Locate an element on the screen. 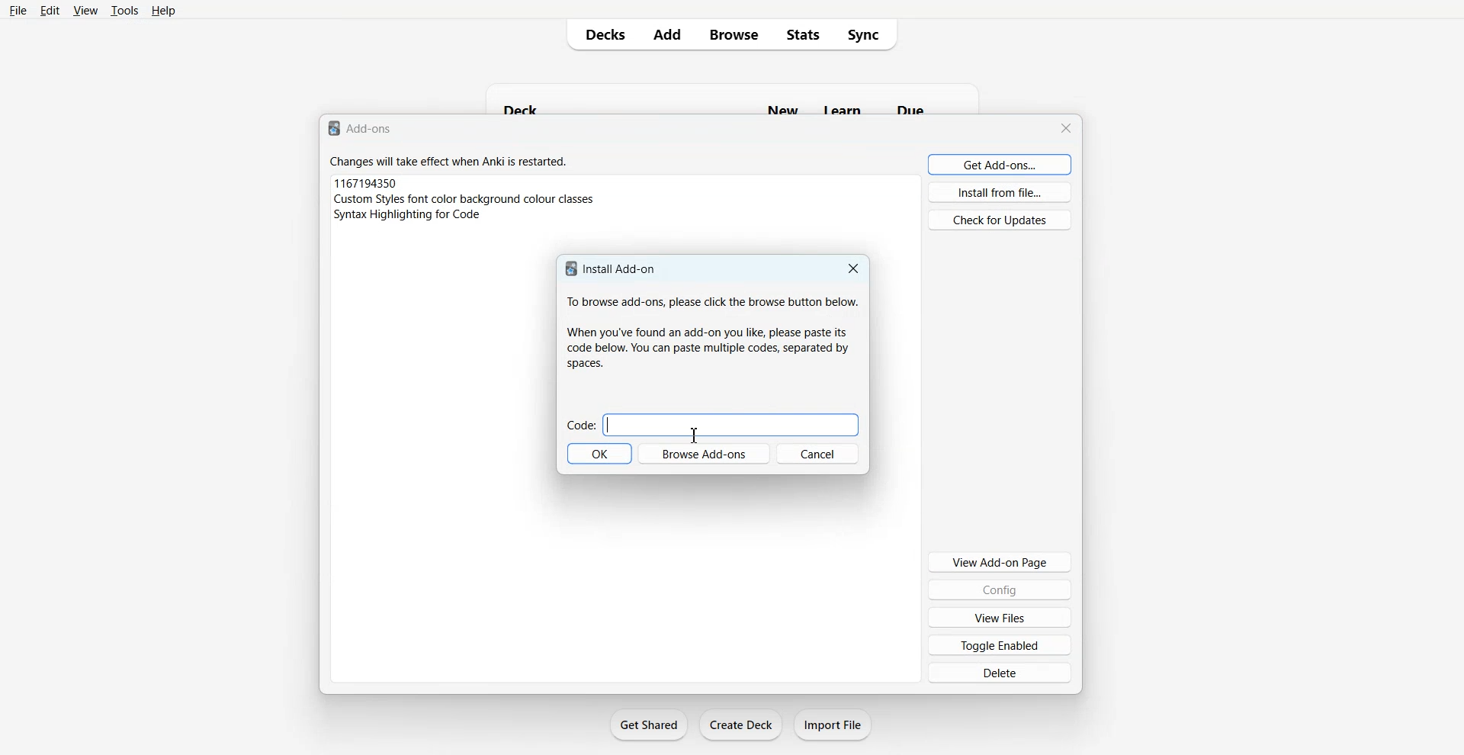 Image resolution: width=1464 pixels, height=755 pixels. Get Add ons is located at coordinates (1000, 164).